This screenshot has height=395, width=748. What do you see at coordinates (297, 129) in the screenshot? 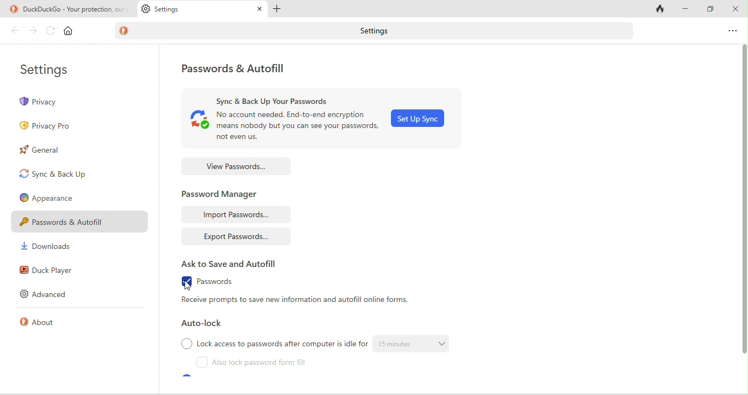
I see `No account needed. End-to-end encryption means nobody but you can see your passwords ,not even us.` at bounding box center [297, 129].